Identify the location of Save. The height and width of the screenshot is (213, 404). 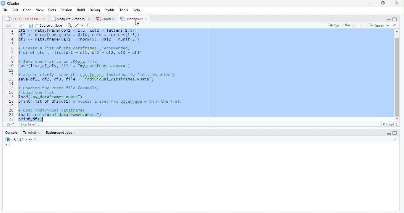
(31, 26).